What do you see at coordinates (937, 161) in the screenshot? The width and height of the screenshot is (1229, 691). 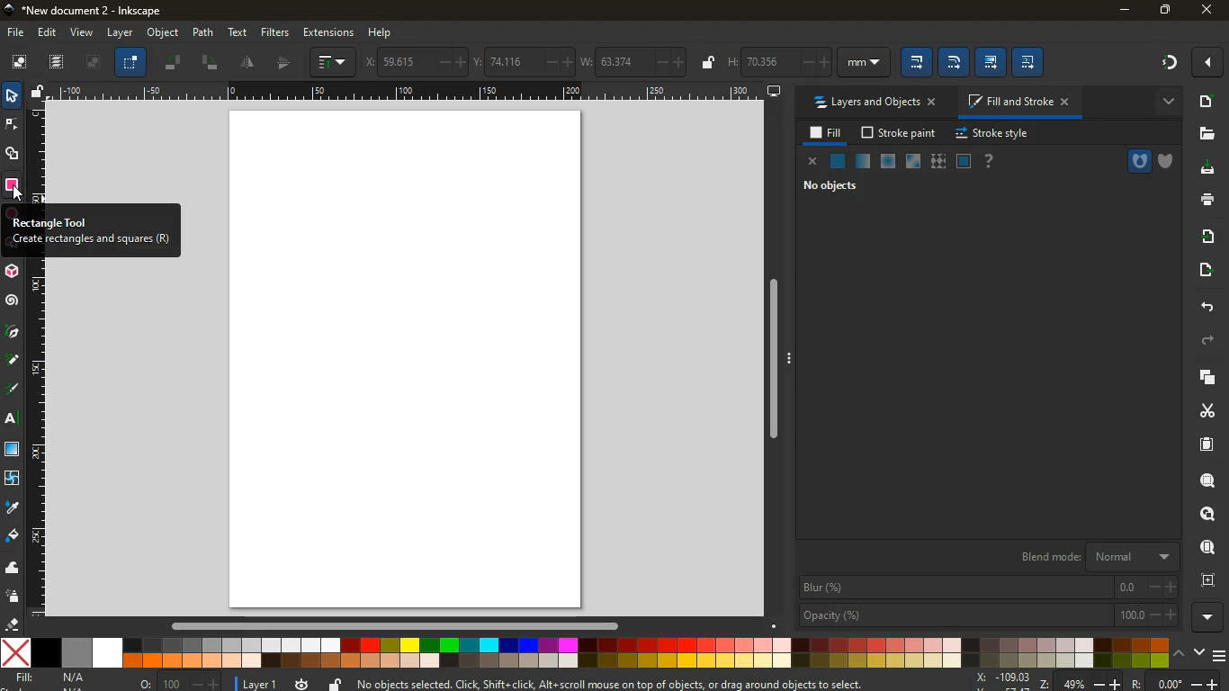 I see `texture` at bounding box center [937, 161].